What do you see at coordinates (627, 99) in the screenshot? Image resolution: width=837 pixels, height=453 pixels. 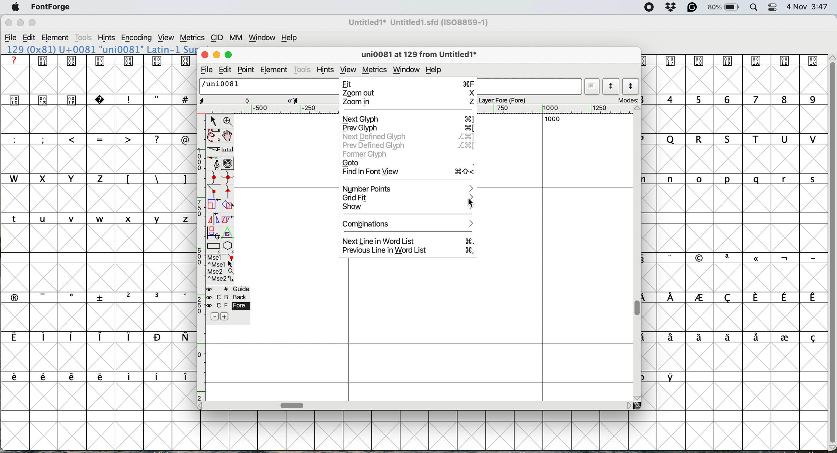 I see `modes` at bounding box center [627, 99].